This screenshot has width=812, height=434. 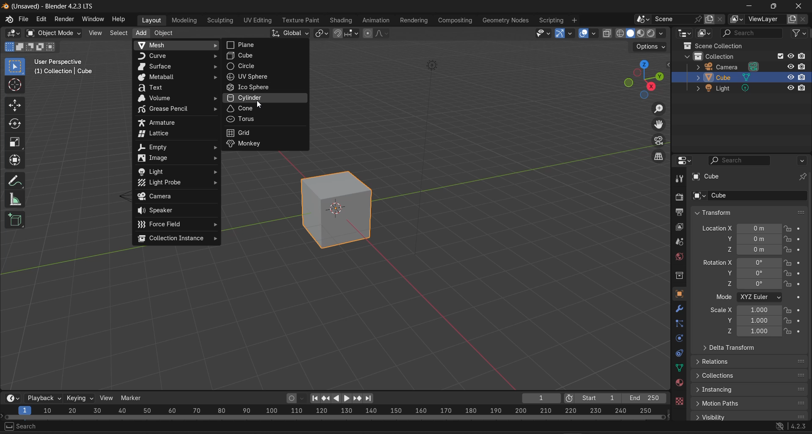 I want to click on disable in renders, so click(x=804, y=88).